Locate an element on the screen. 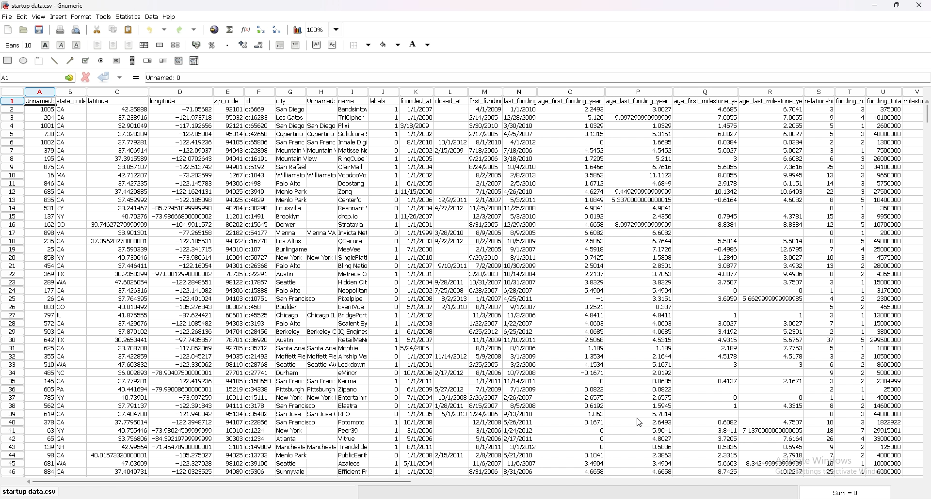  left align is located at coordinates (98, 45).